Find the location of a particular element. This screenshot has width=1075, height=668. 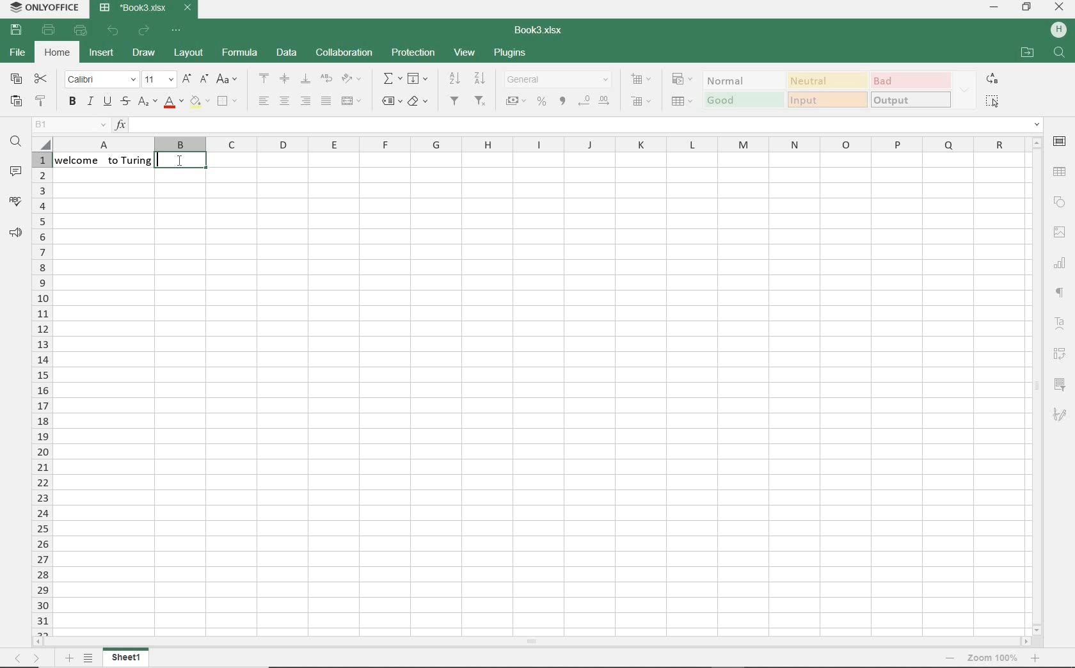

Neutral is located at coordinates (826, 80).